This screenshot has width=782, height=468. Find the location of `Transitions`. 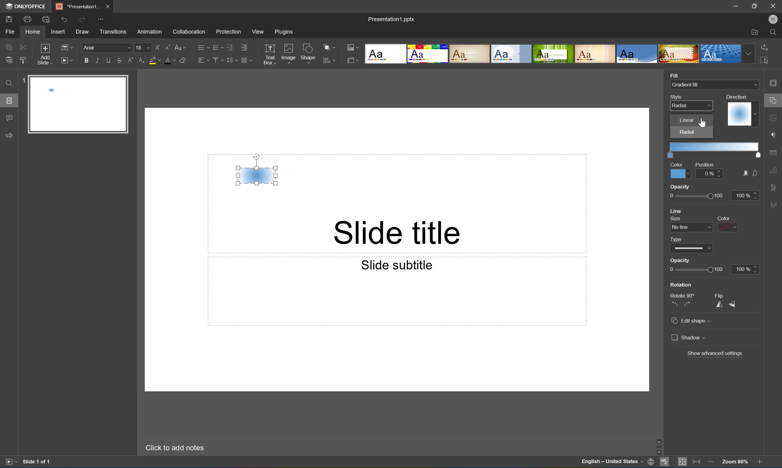

Transitions is located at coordinates (113, 31).